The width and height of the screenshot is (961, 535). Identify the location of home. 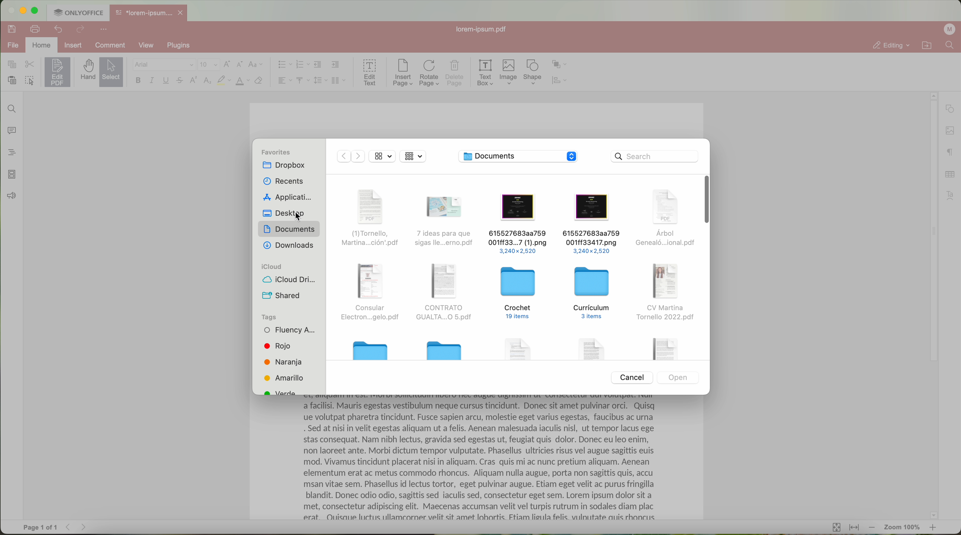
(42, 46).